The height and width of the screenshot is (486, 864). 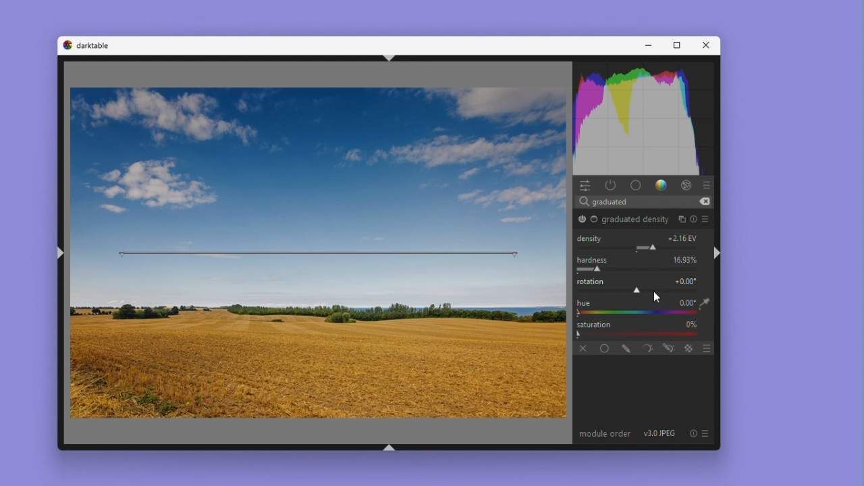 What do you see at coordinates (634, 334) in the screenshot?
I see `Gradient Bar` at bounding box center [634, 334].